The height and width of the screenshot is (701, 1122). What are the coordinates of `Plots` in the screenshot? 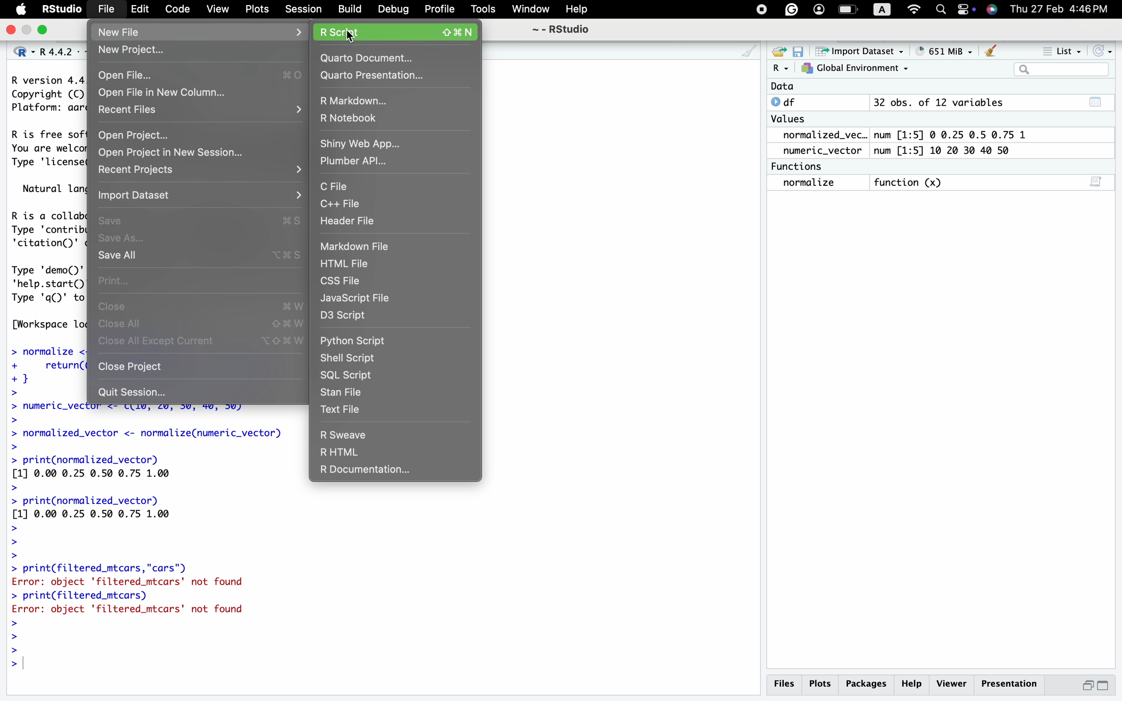 It's located at (255, 8).